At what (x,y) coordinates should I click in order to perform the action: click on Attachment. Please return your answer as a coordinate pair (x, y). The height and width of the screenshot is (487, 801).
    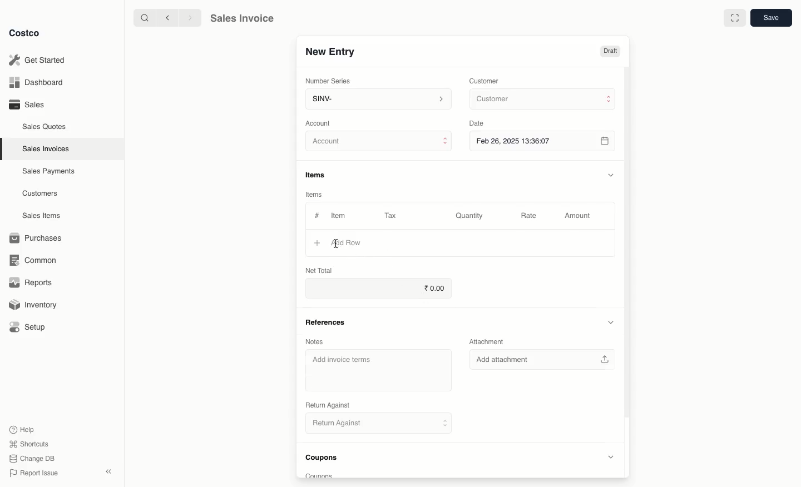
    Looking at the image, I should click on (486, 341).